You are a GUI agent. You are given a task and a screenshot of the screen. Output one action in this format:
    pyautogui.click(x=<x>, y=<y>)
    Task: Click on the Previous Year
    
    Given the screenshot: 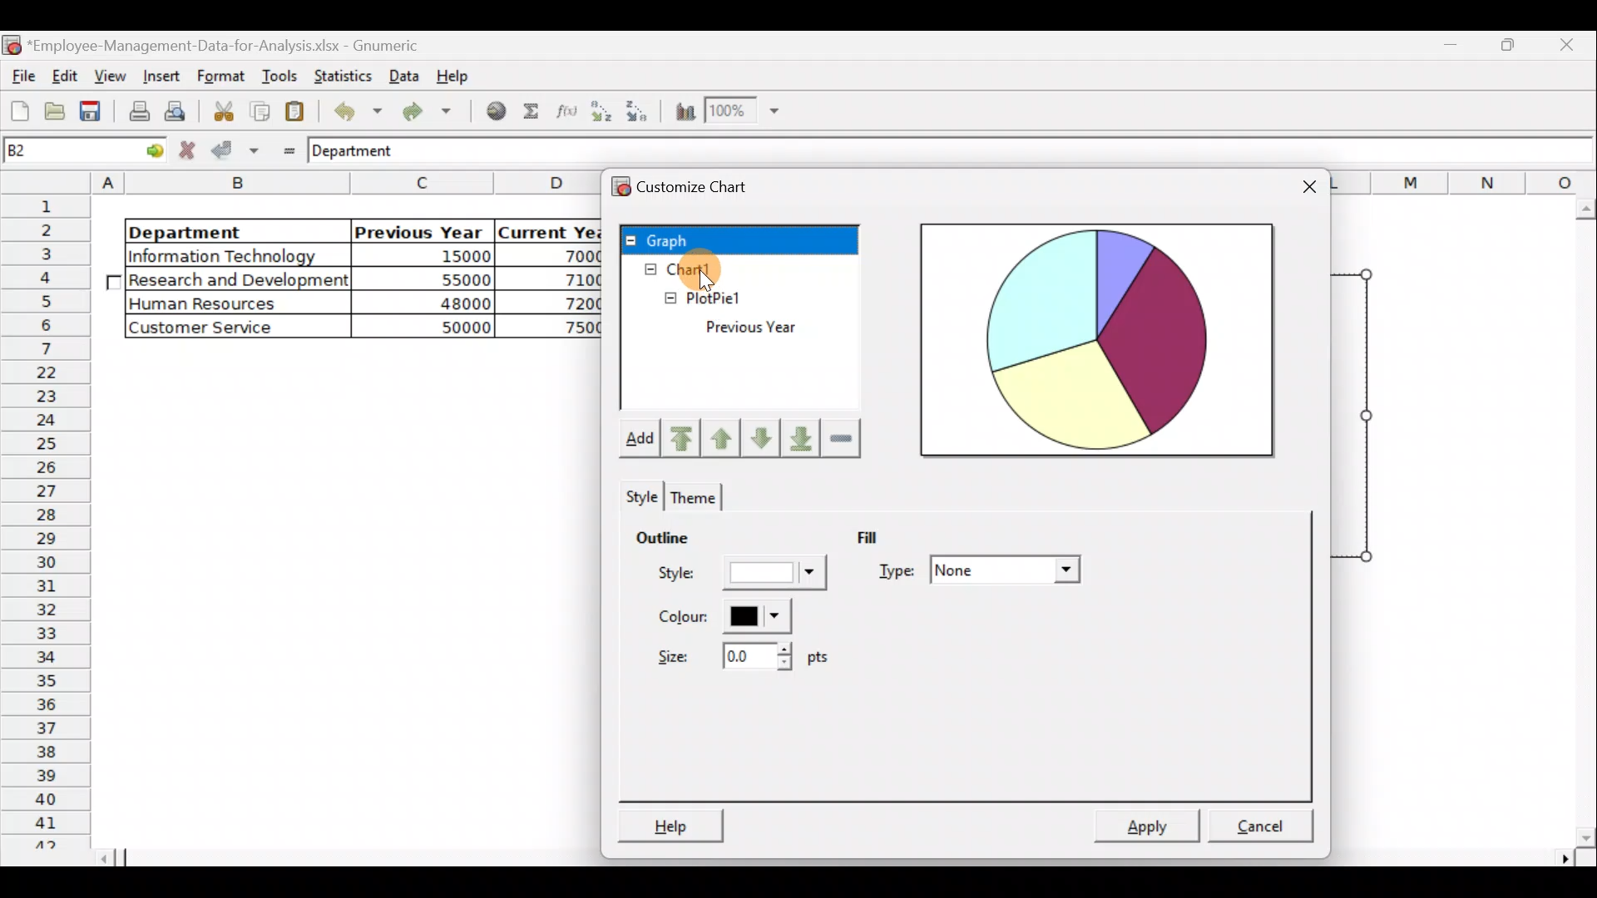 What is the action you would take?
    pyautogui.click(x=787, y=328)
    